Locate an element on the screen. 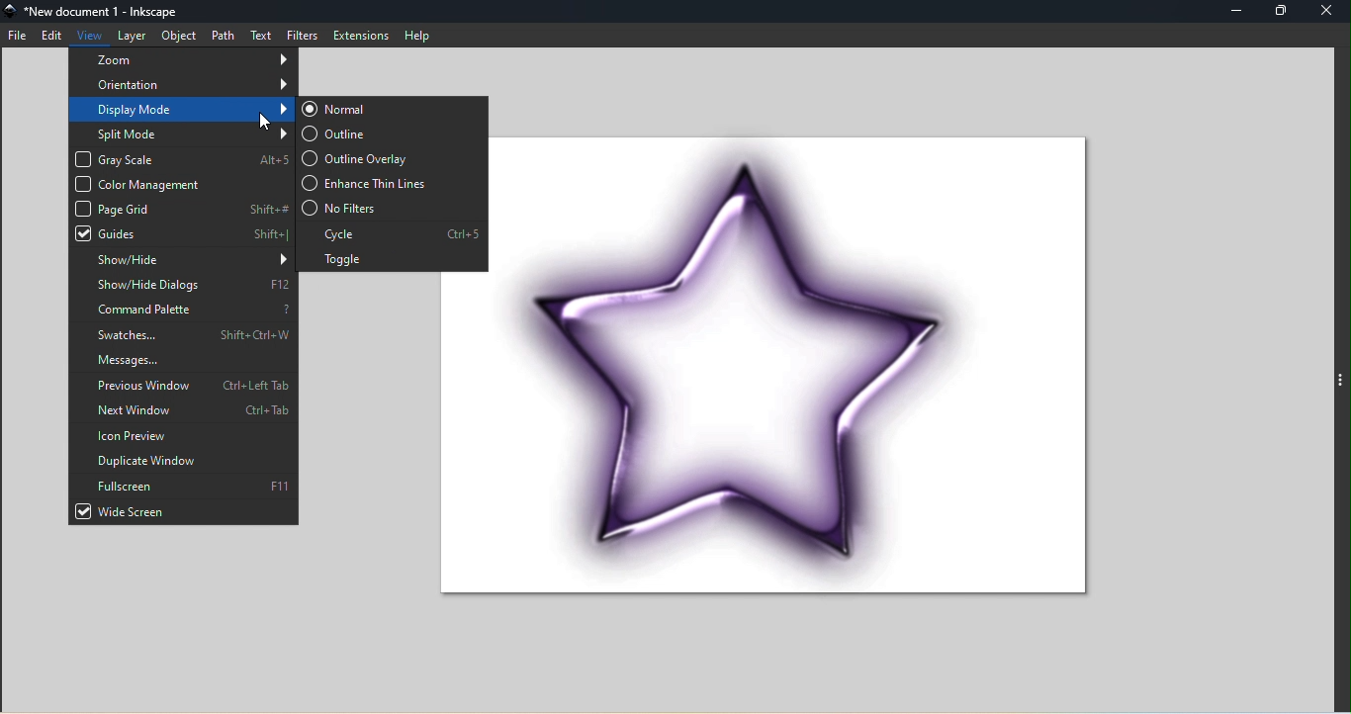 This screenshot has width=1351, height=714. help is located at coordinates (421, 35).